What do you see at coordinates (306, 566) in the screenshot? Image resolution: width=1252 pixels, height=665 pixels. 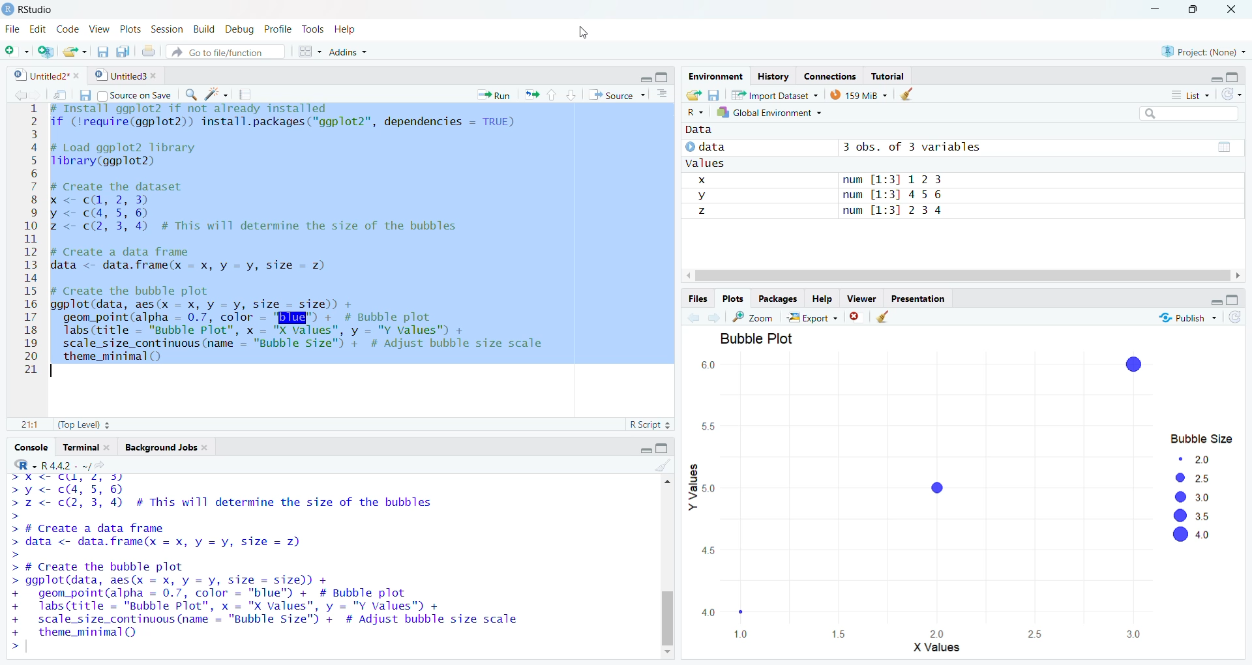 I see `YOU dre Welcome LO reuisirioute IL under Certdin conaiLions.

Type 'license()' or 'licence()' for distribution details.
Natural language support but running in an English locale

R is a collaborative project with many contributors.

Type 'contributors()' for more information and

"citation()' on how to cite R or R packages in publications.

Type 'demo()' for some demos, 'help()' for on-line help, or

'help.start()’ for an HTML browser interface to help.

Type 'qQ)' to quit R.

>` at bounding box center [306, 566].